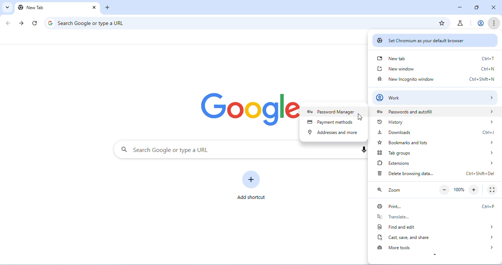 This screenshot has width=502, height=265. I want to click on tab groups, so click(438, 152).